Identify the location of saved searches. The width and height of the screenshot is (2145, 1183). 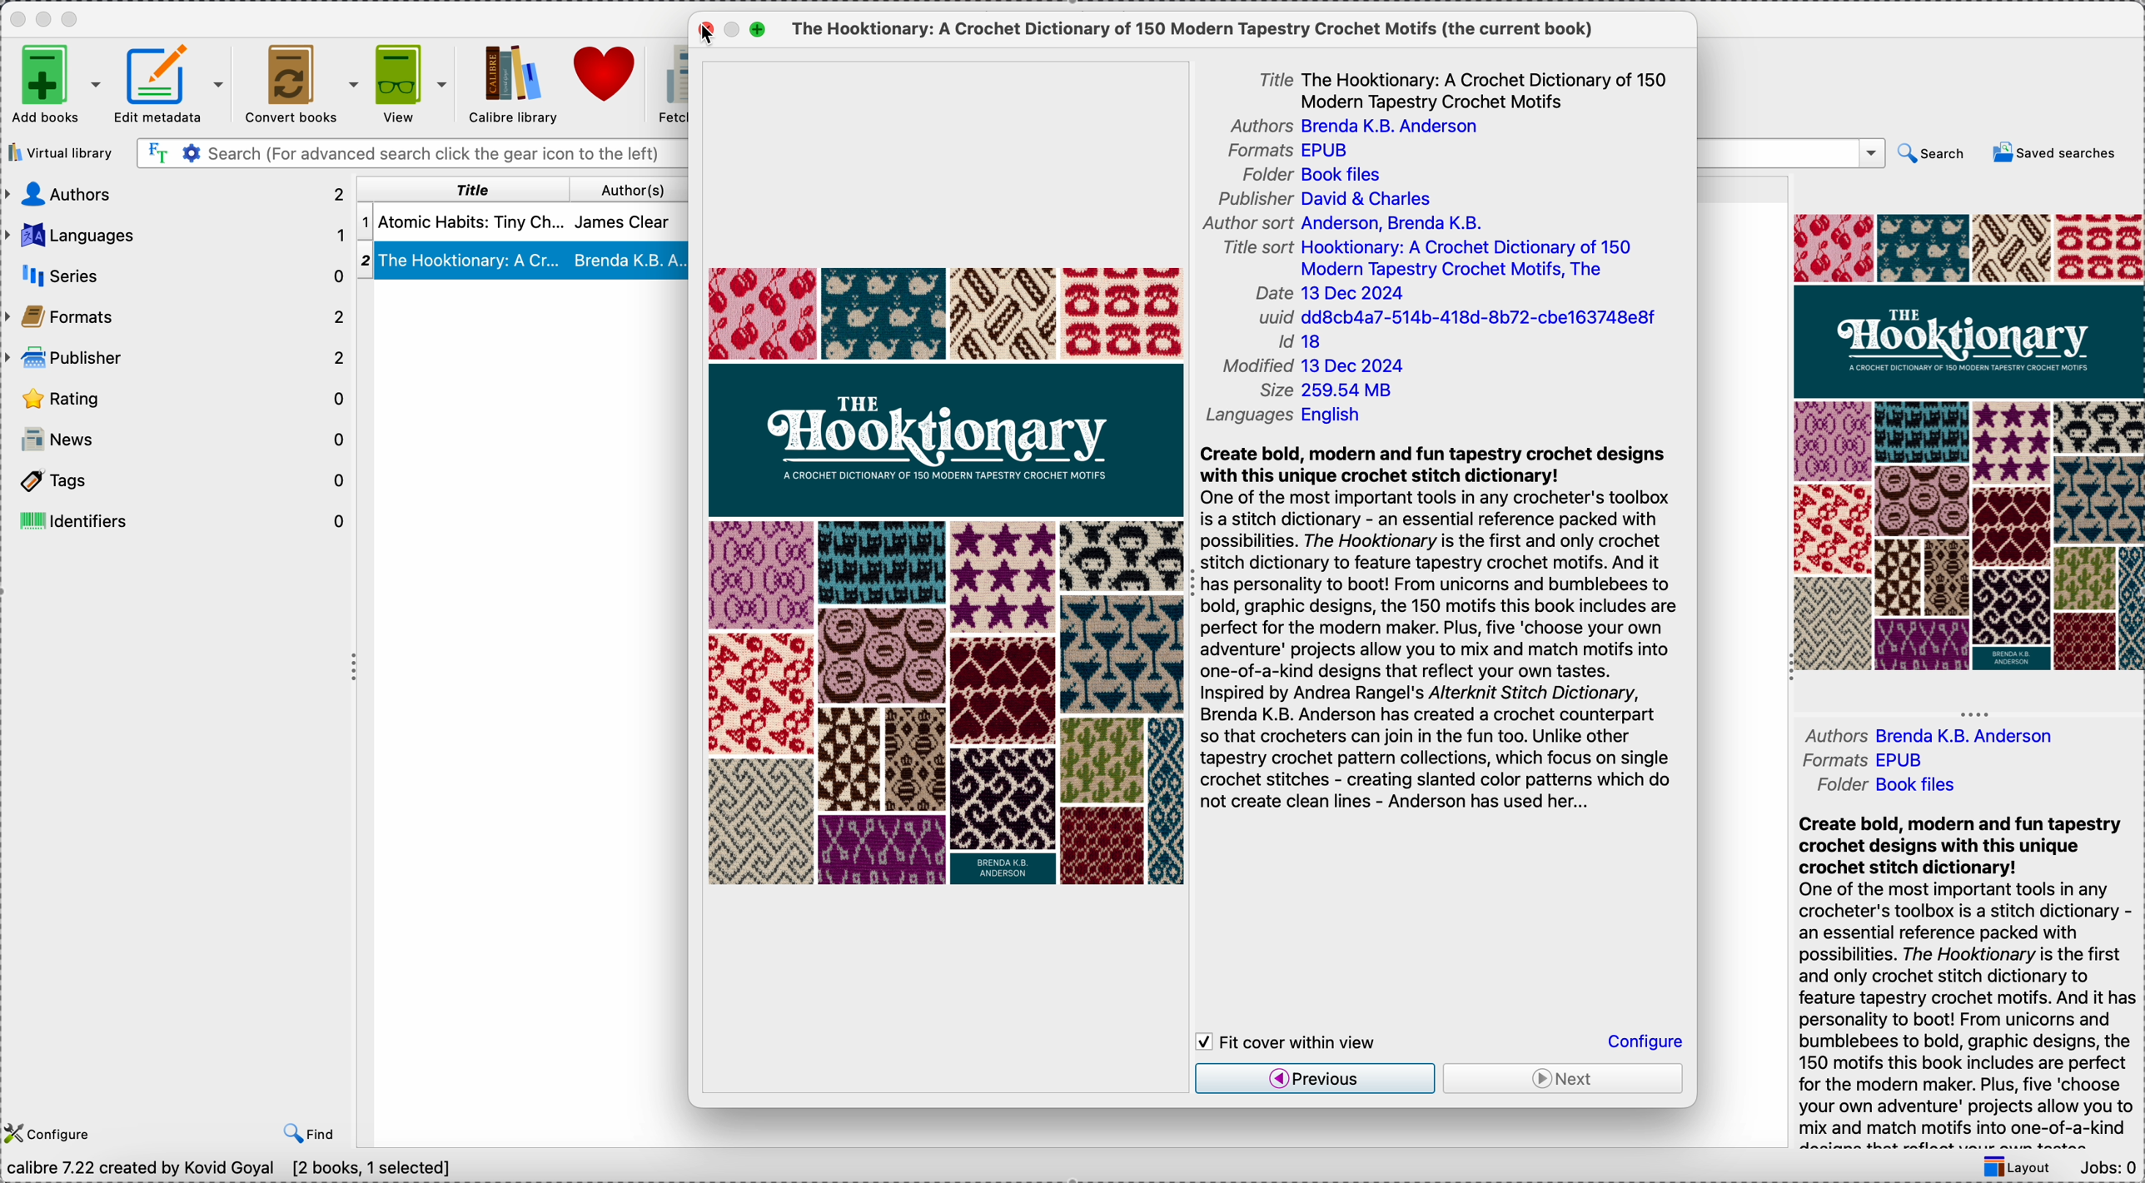
(2051, 155).